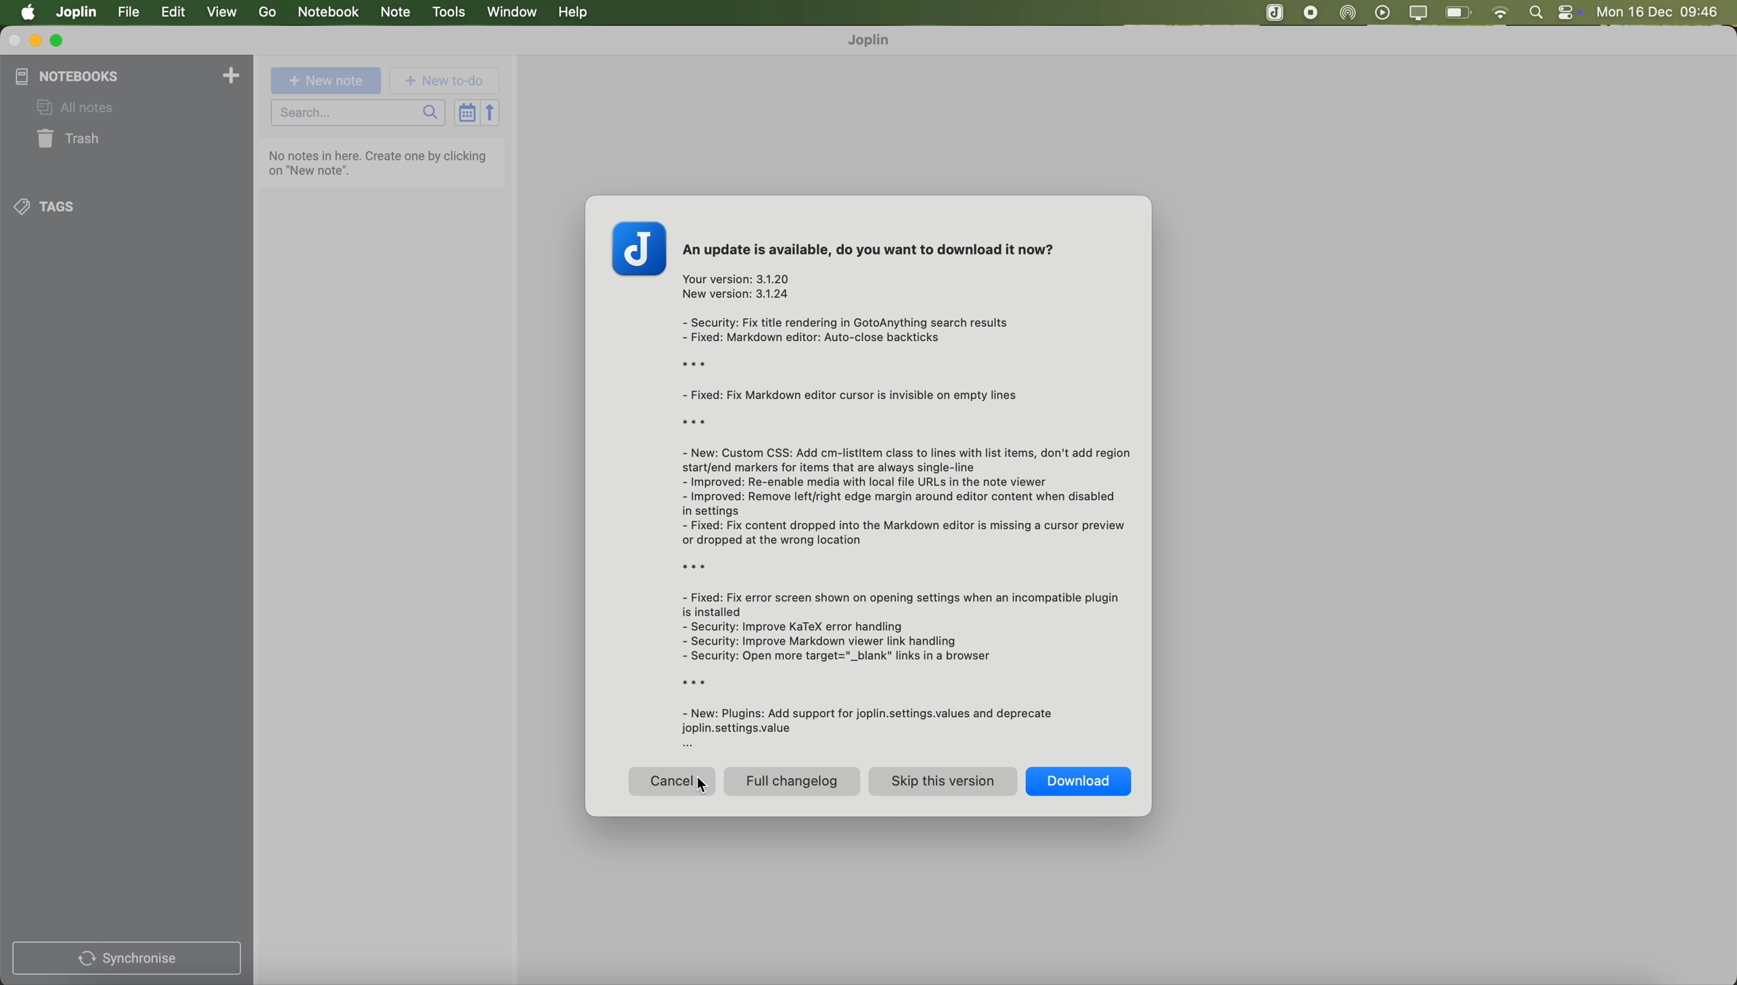  I want to click on tags, so click(49, 206).